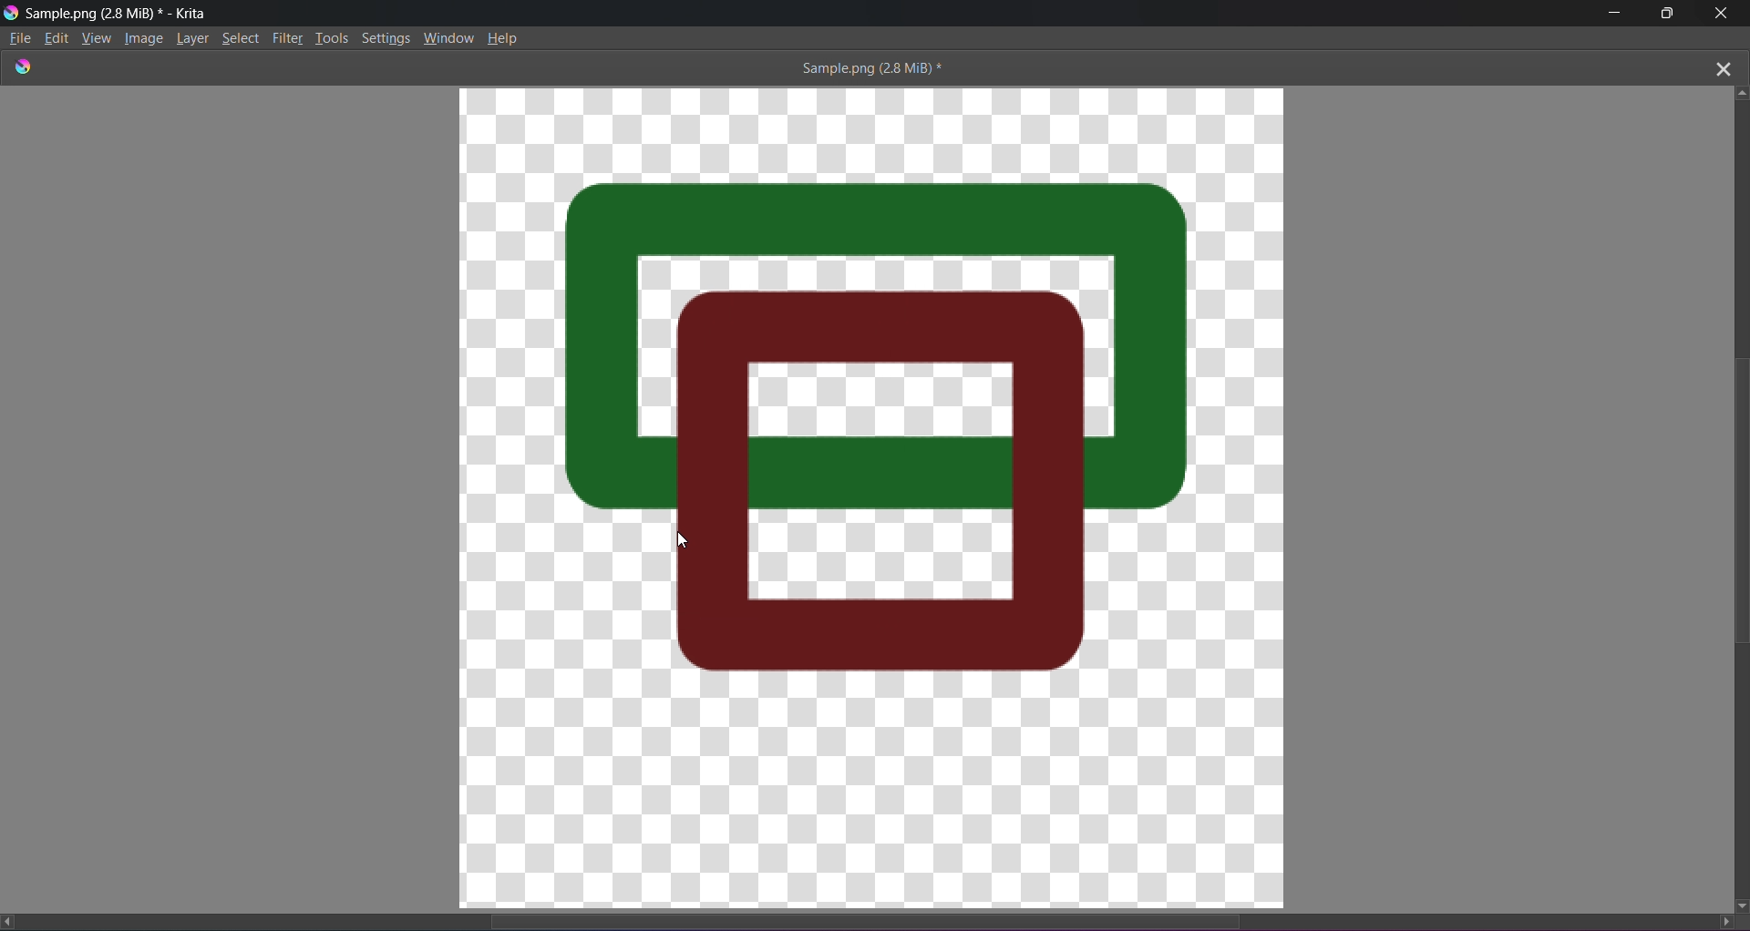  Describe the element at coordinates (12, 921) in the screenshot. I see `Scroll left` at that location.